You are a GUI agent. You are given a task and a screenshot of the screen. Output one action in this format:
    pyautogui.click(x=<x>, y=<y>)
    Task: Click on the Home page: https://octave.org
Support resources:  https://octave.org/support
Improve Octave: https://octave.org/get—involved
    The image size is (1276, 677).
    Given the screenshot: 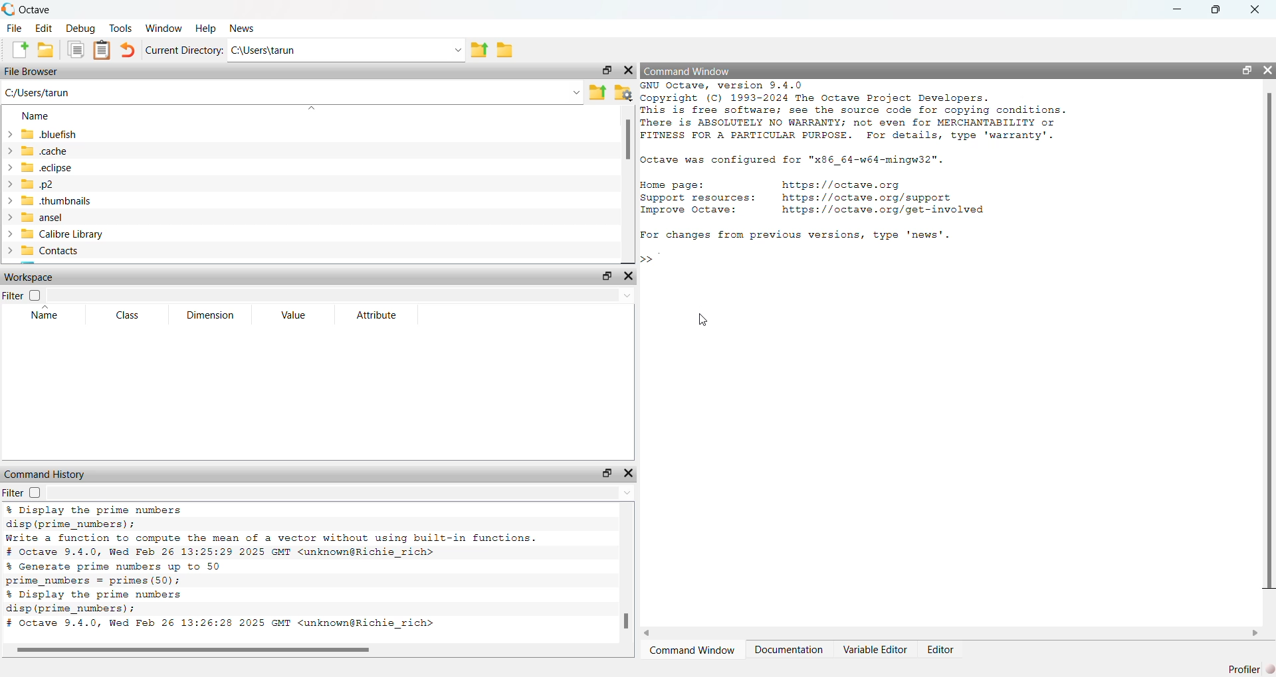 What is the action you would take?
    pyautogui.click(x=815, y=200)
    